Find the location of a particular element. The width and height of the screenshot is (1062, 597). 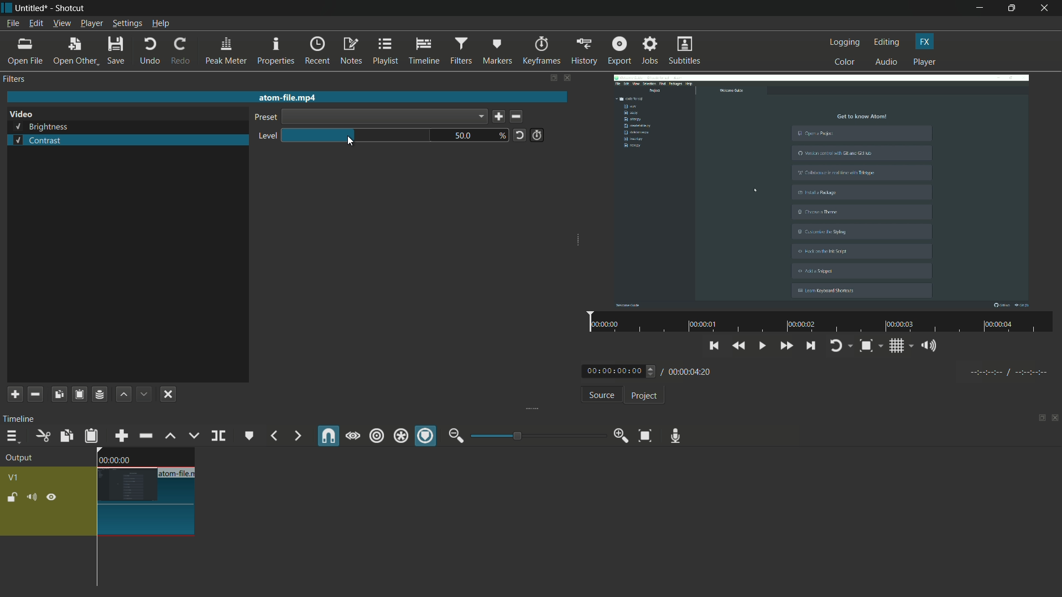

show tabs is located at coordinates (1038, 419).